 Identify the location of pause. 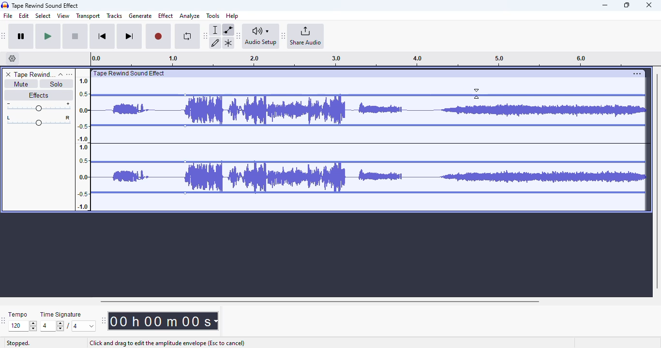
(21, 37).